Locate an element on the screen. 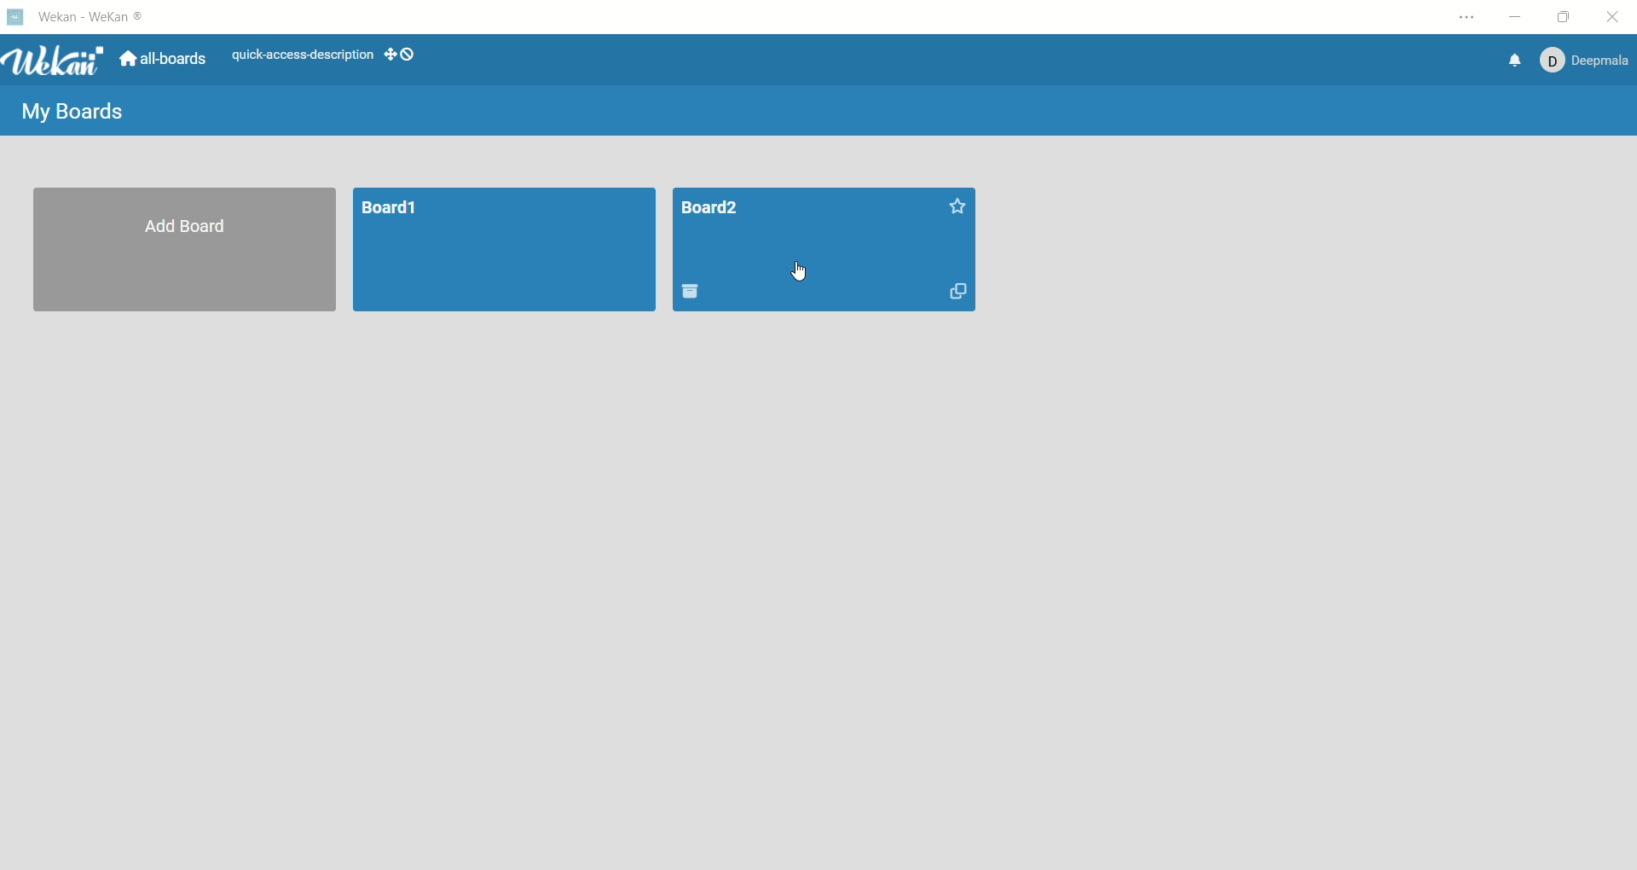 This screenshot has width=1637, height=870. board1 is located at coordinates (503, 247).